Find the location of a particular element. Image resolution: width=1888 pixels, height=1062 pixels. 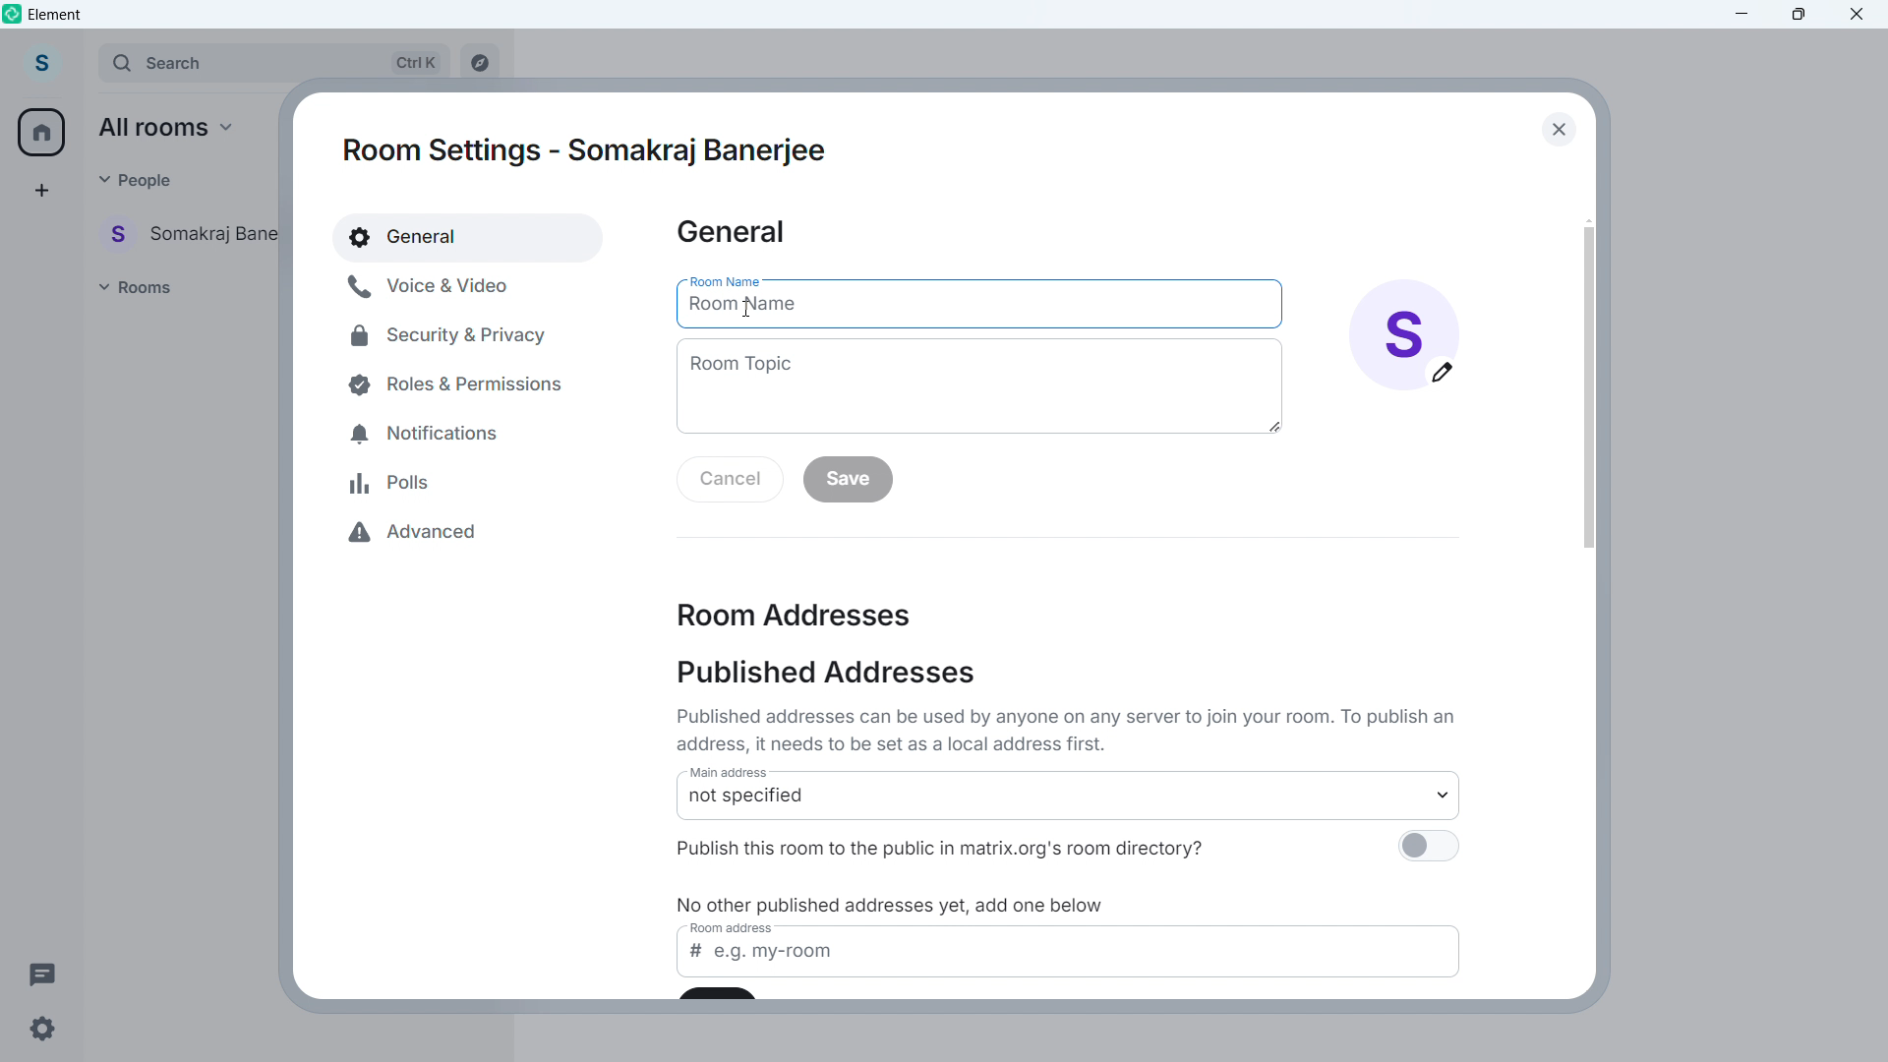

minimize is located at coordinates (1742, 15).